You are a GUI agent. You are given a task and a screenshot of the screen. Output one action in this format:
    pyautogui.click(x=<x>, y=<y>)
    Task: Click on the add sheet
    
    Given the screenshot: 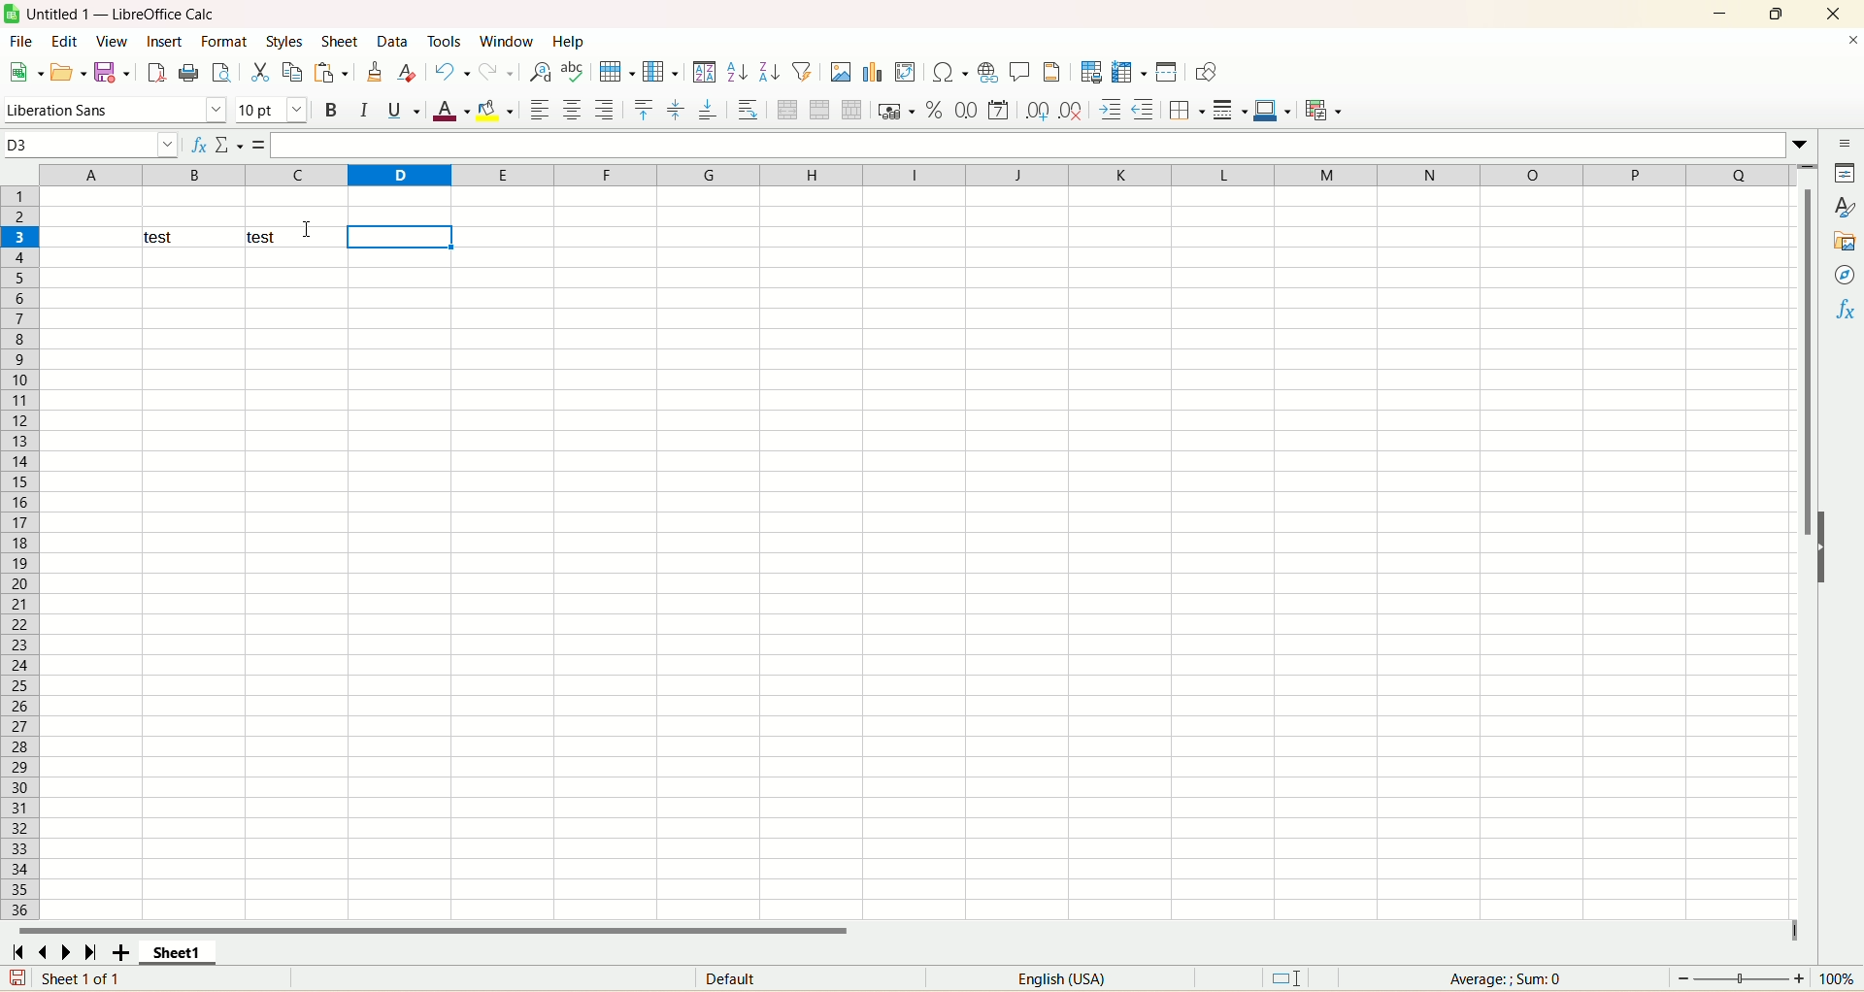 What is the action you would take?
    pyautogui.click(x=120, y=951)
    